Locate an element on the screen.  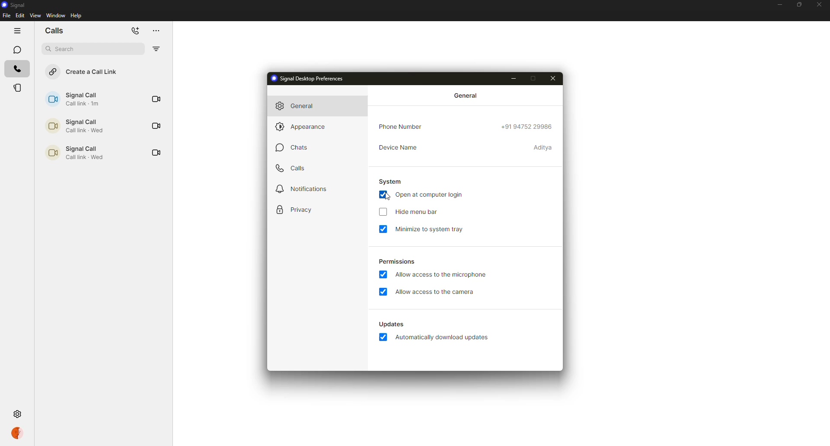
view is located at coordinates (35, 15).